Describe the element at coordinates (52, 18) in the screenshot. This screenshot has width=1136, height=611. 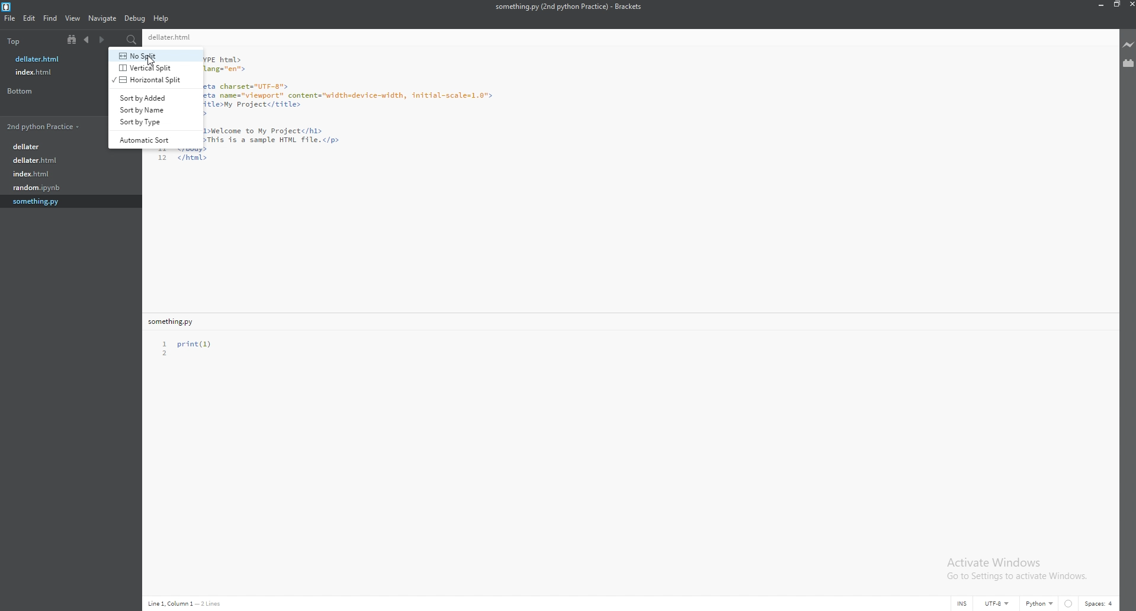
I see `find` at that location.